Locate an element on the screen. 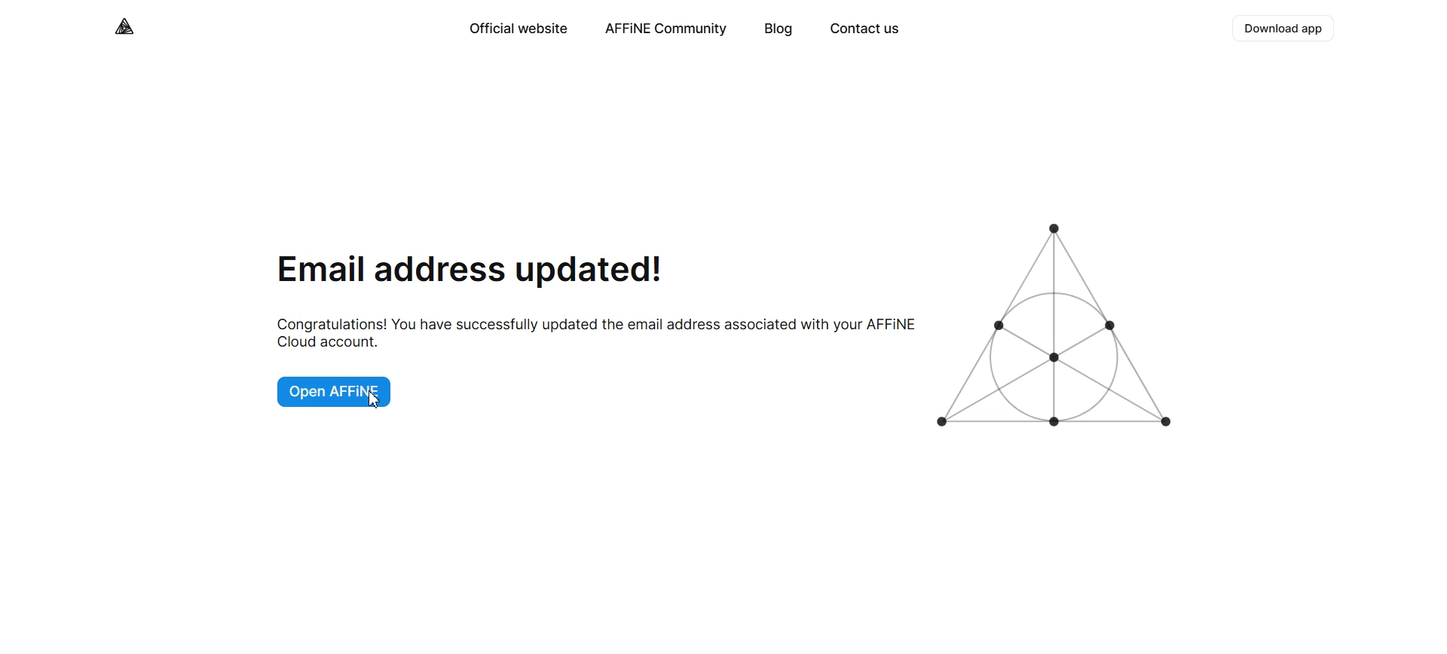  Open AFFiNE  is located at coordinates (338, 390).